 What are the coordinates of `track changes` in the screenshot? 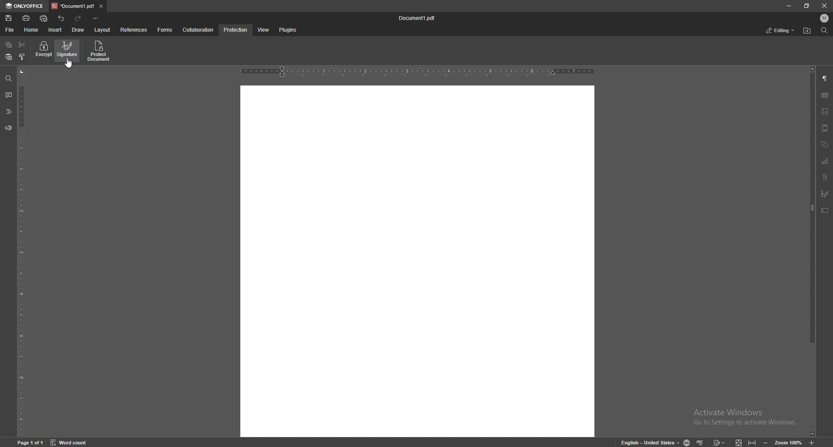 It's located at (718, 441).